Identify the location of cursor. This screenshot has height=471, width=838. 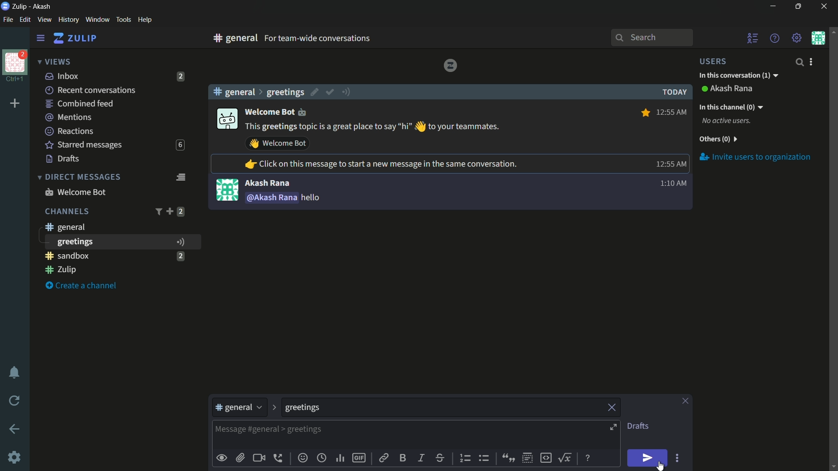
(660, 466).